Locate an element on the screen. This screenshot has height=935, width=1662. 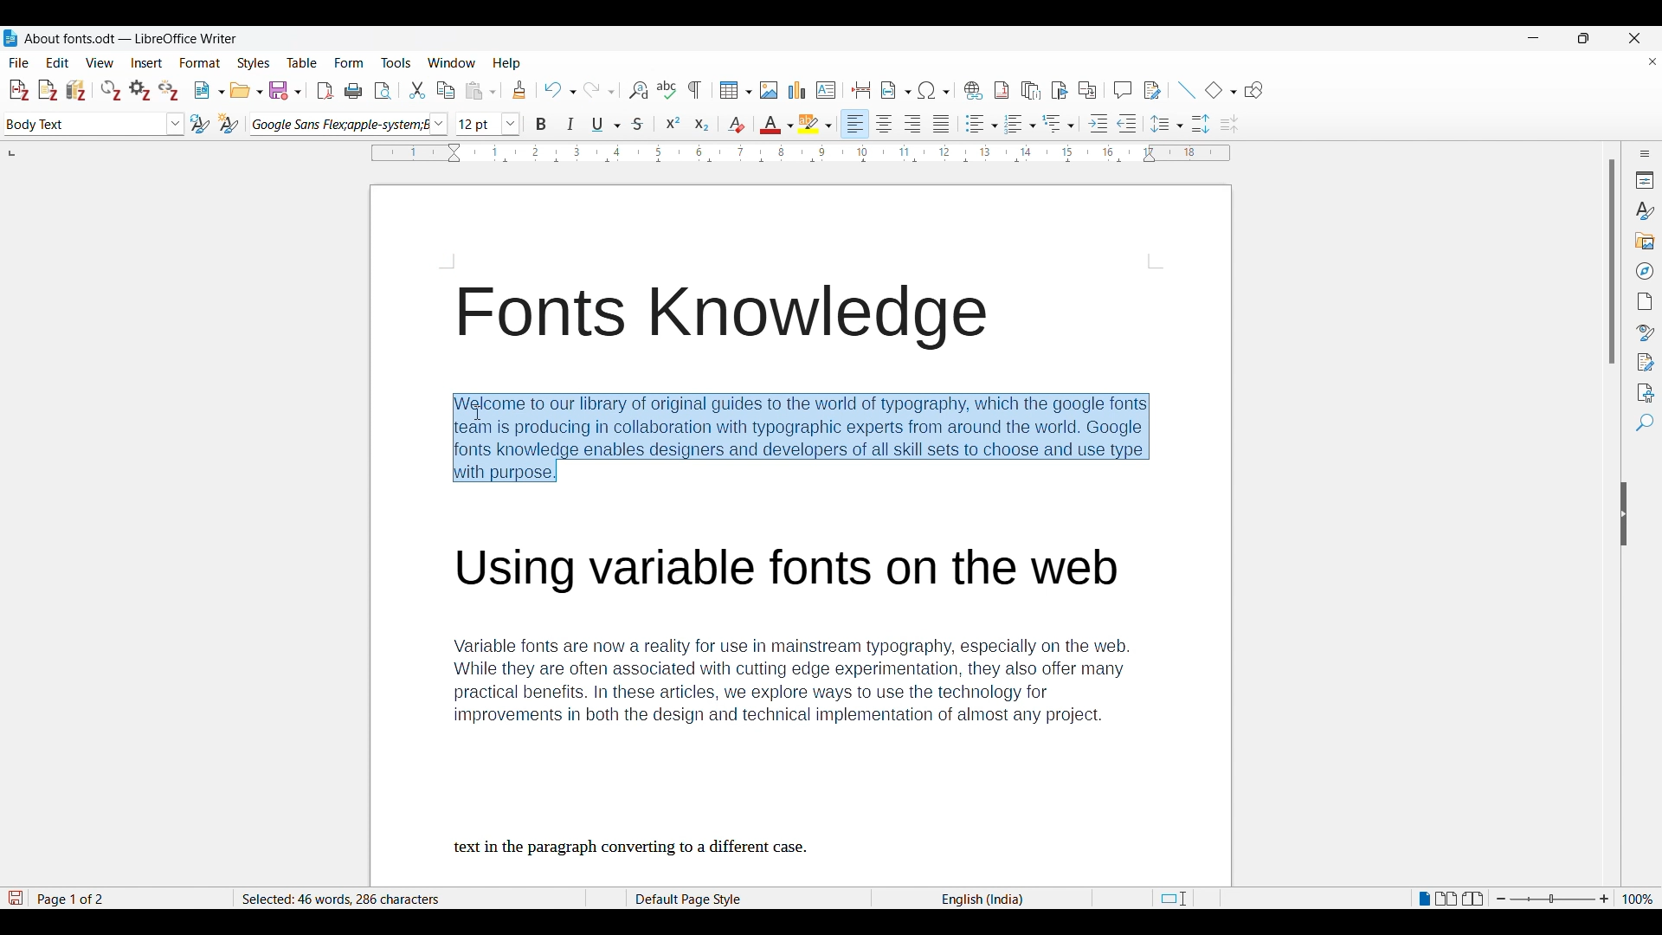
Close interface is located at coordinates (1634, 38).